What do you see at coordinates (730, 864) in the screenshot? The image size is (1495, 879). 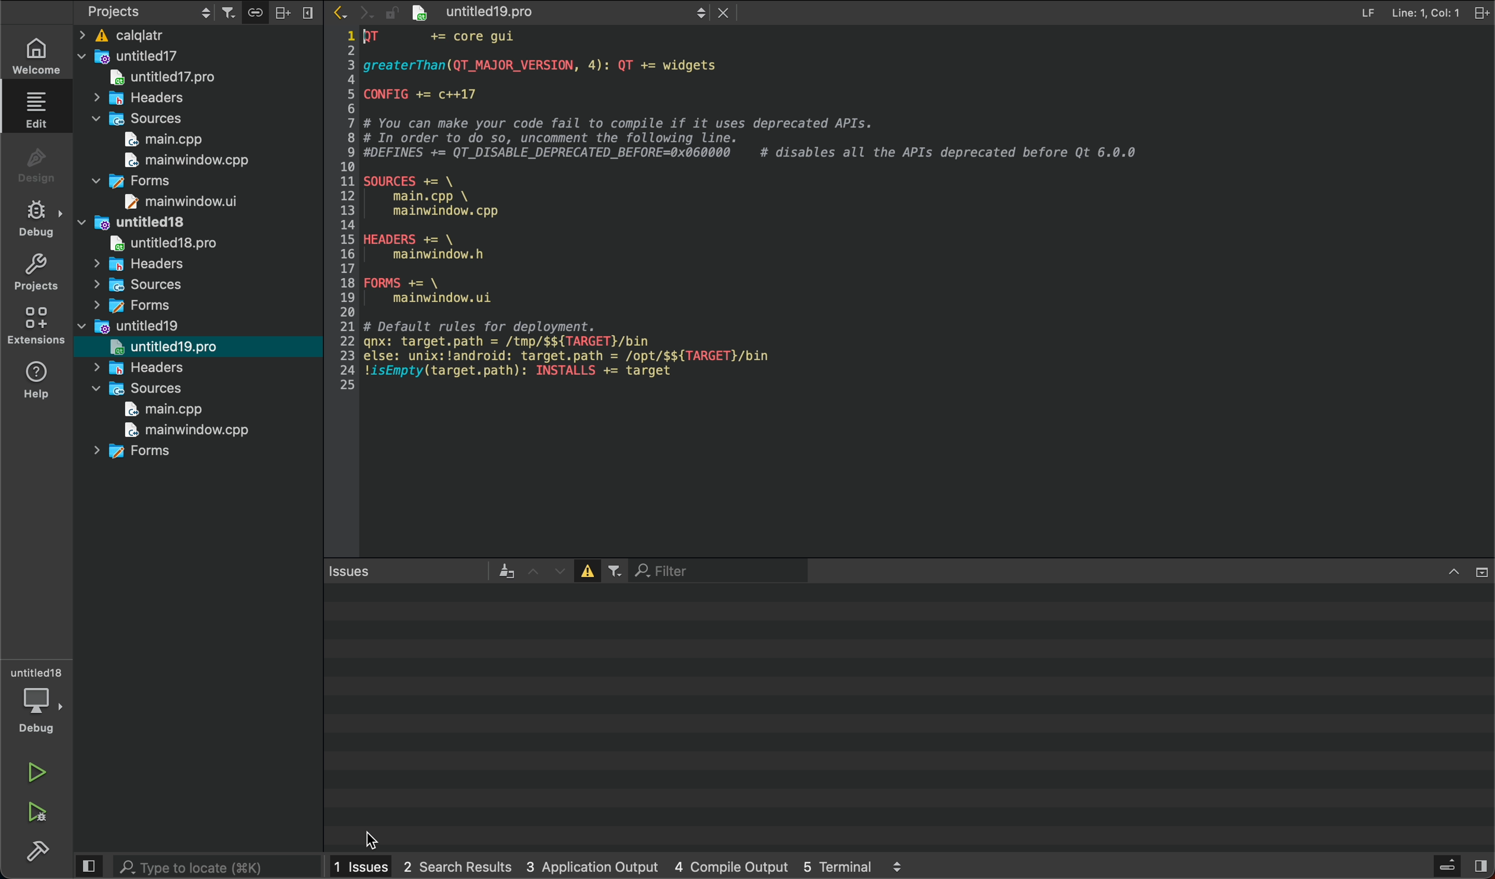 I see `4 compile output` at bounding box center [730, 864].